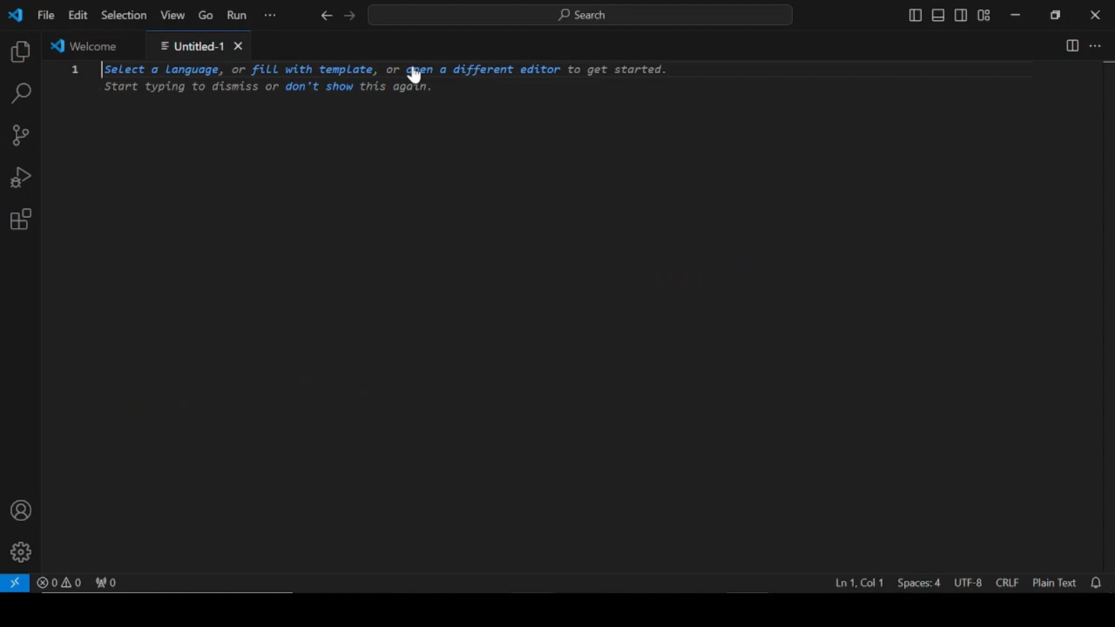 The image size is (1115, 627). I want to click on no ports forwarded, so click(107, 582).